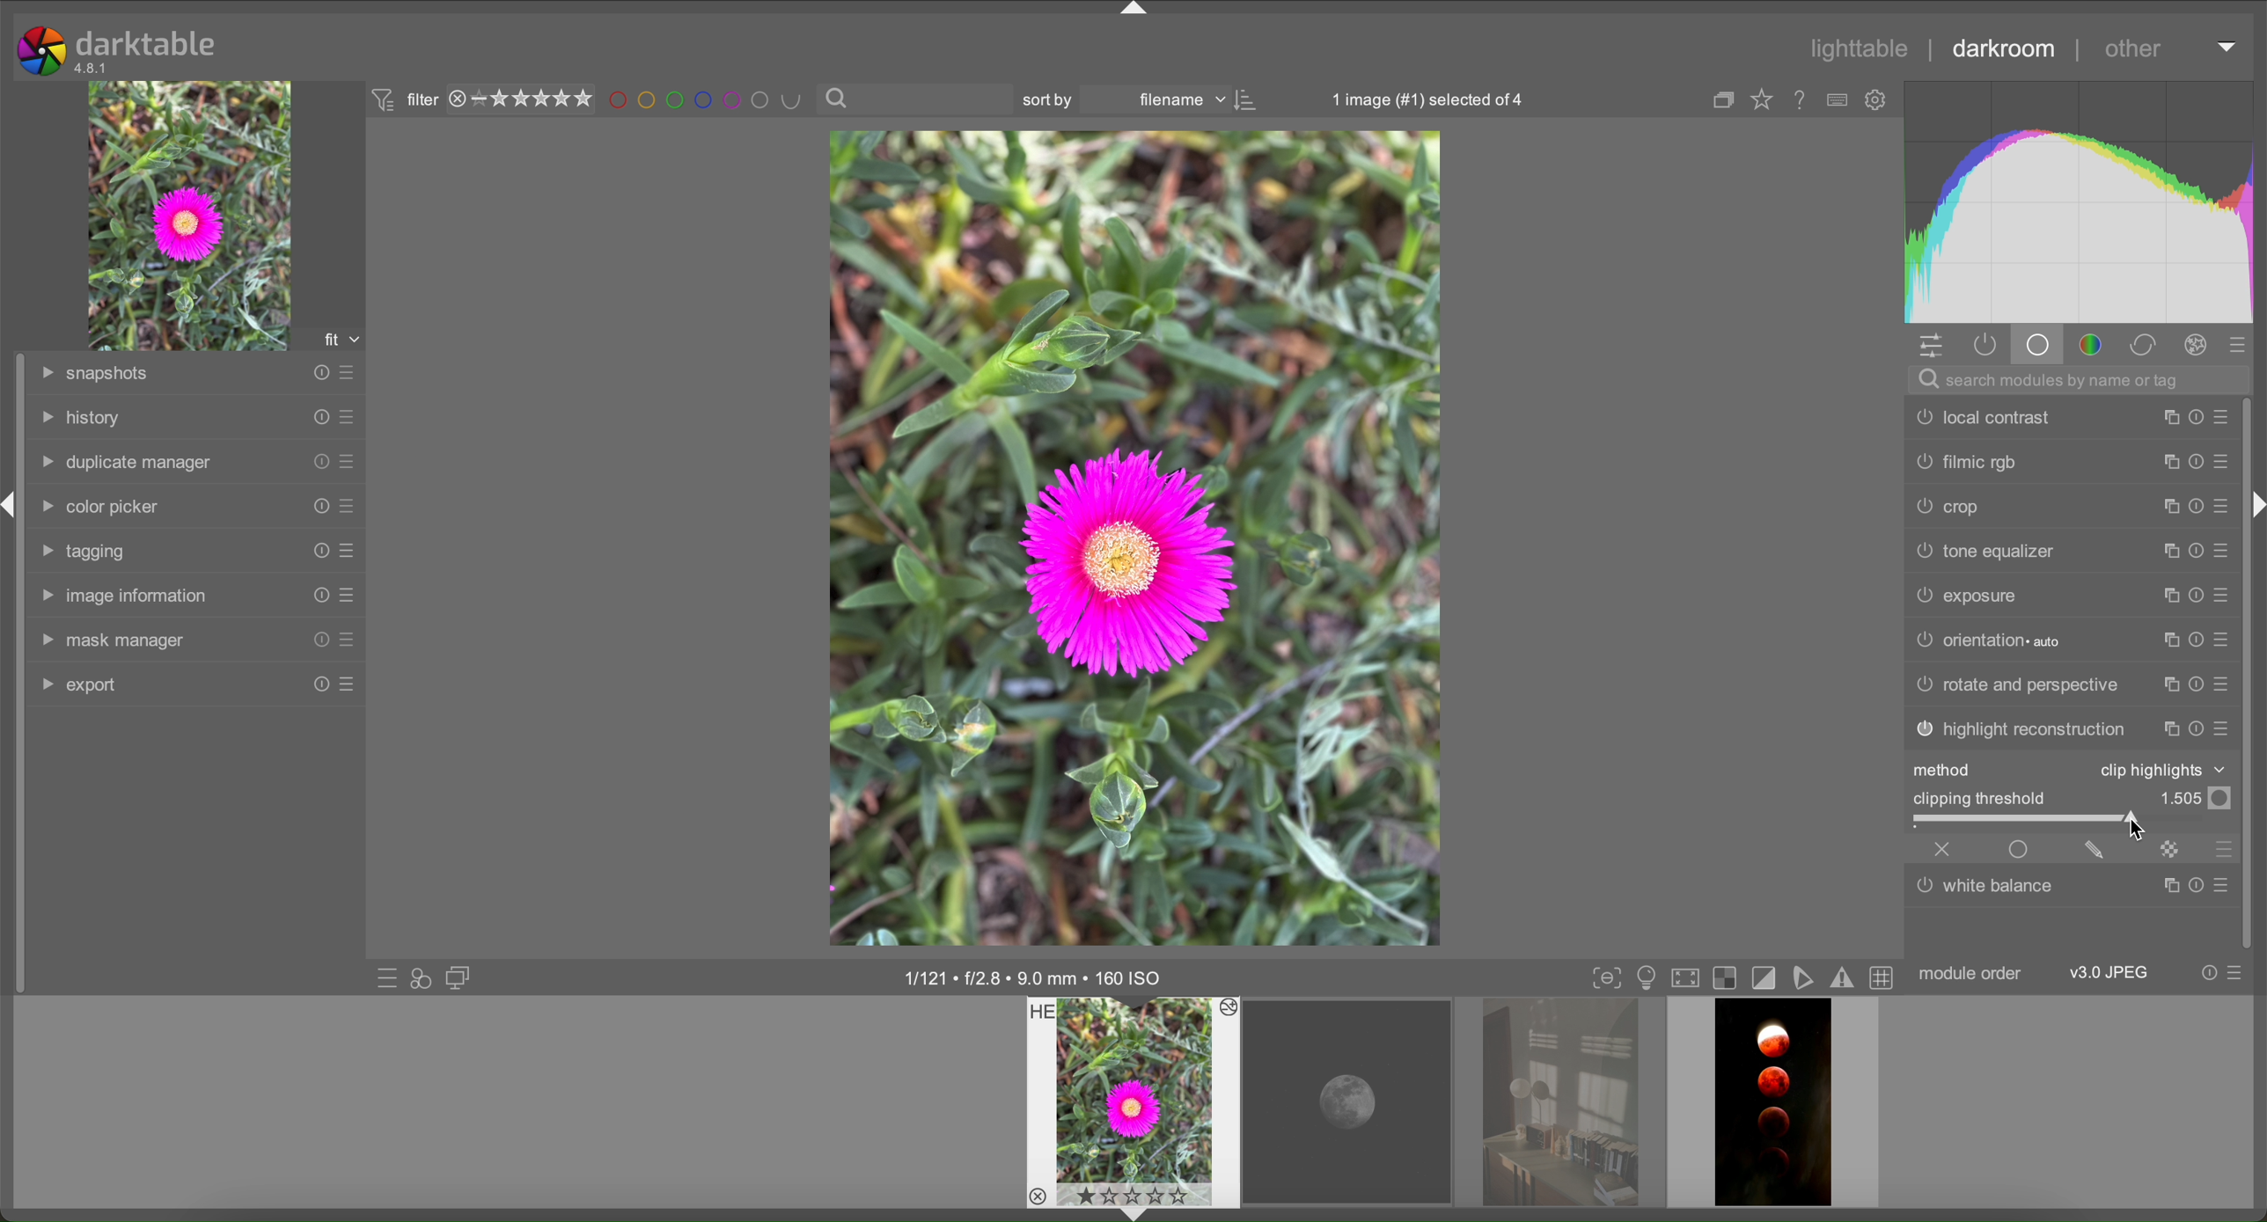 The width and height of the screenshot is (2267, 1222). What do you see at coordinates (2021, 848) in the screenshot?
I see `enable` at bounding box center [2021, 848].